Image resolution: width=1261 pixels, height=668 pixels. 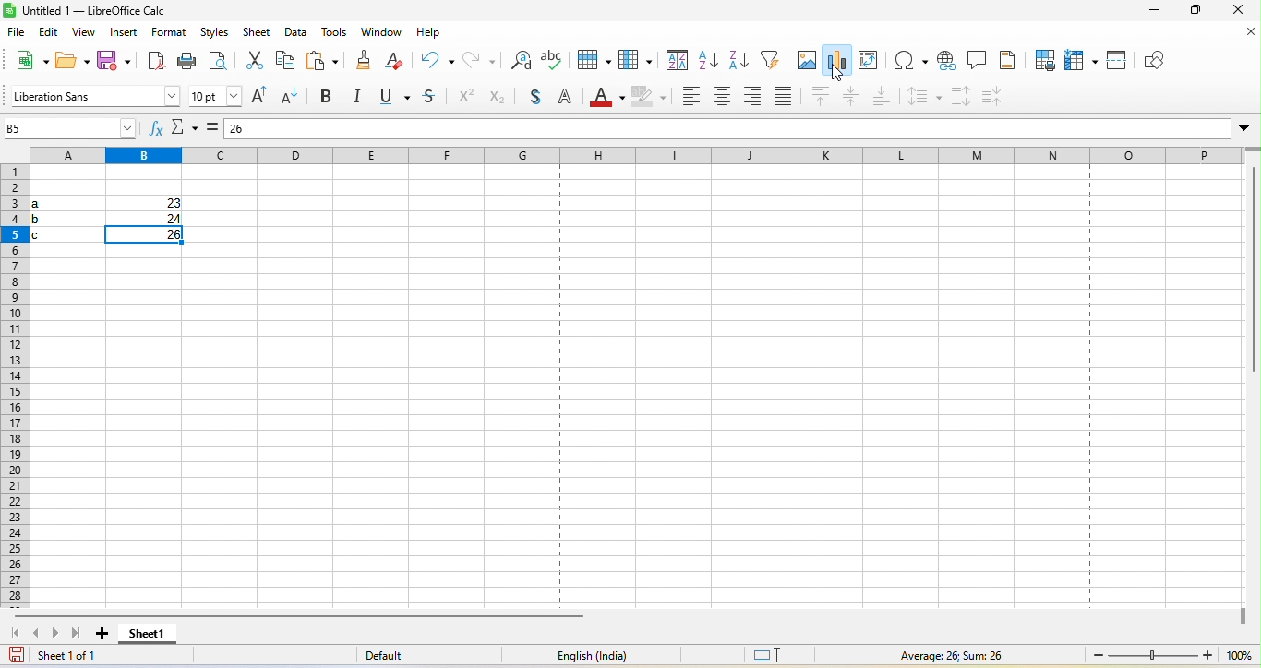 What do you see at coordinates (741, 62) in the screenshot?
I see `sort descending` at bounding box center [741, 62].